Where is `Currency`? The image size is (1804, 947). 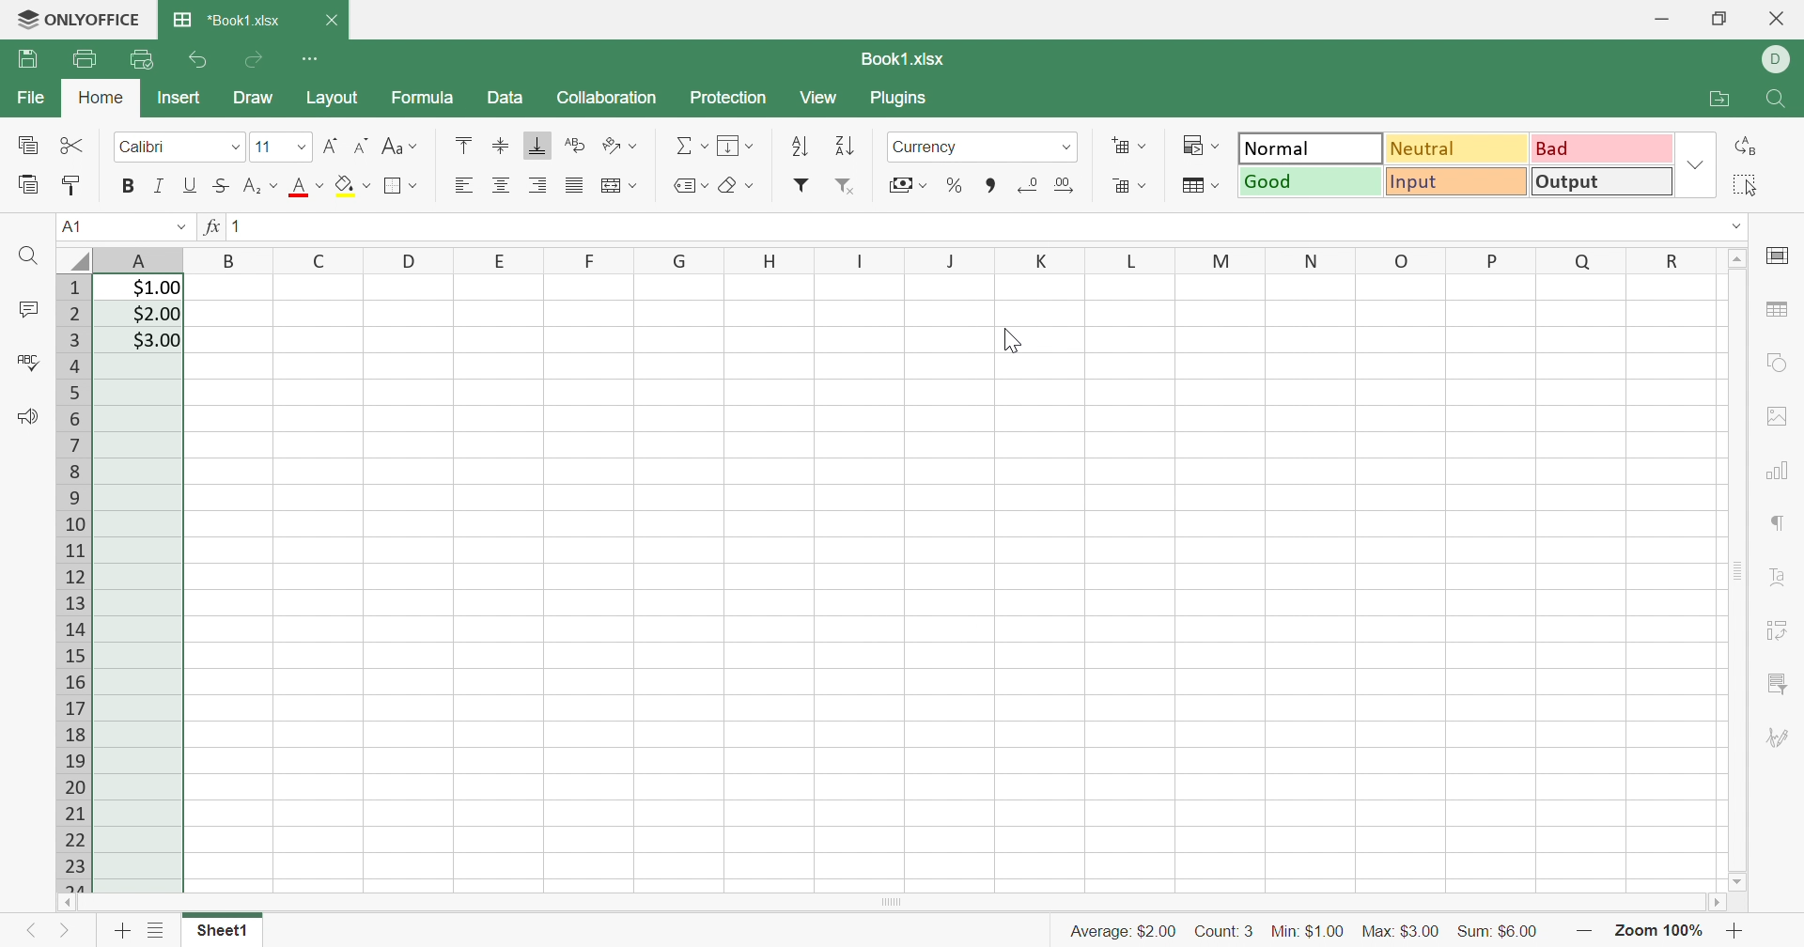
Currency is located at coordinates (928, 147).